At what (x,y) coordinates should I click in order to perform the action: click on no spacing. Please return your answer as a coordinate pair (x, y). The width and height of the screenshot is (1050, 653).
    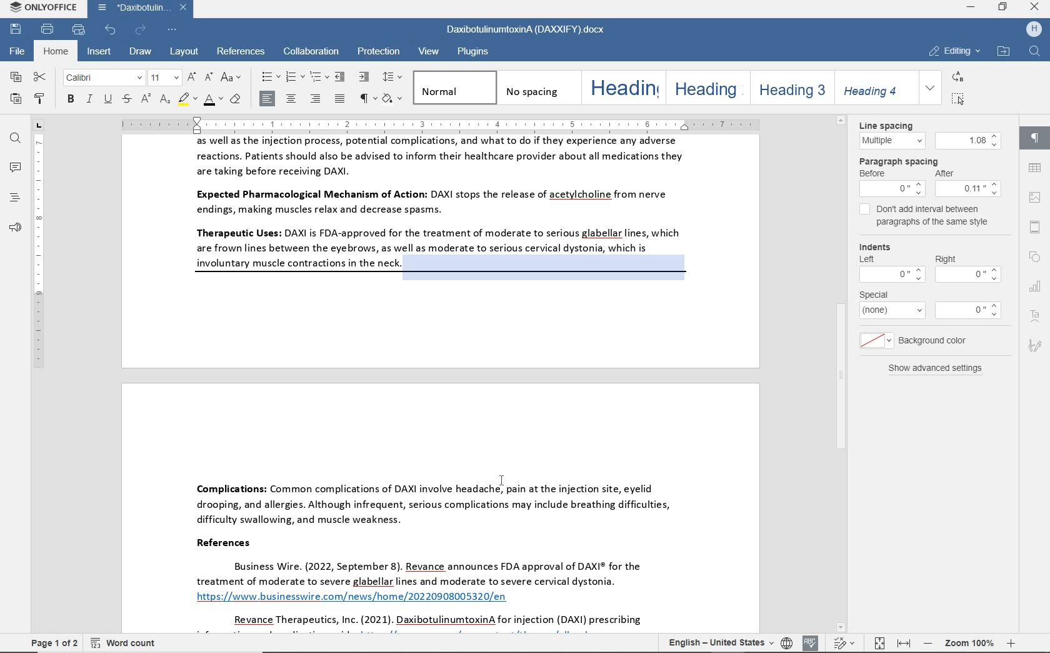
    Looking at the image, I should click on (536, 87).